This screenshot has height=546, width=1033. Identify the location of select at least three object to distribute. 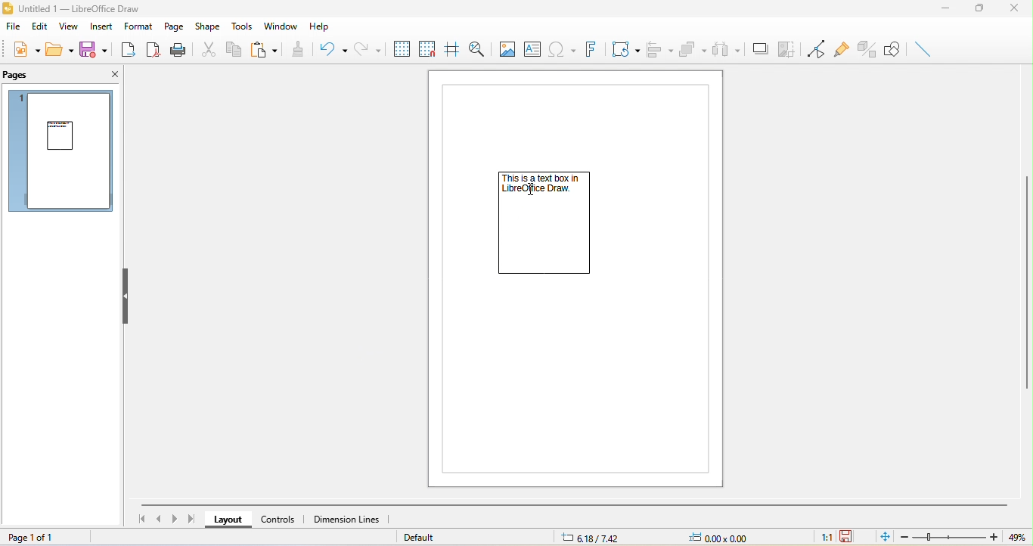
(725, 49).